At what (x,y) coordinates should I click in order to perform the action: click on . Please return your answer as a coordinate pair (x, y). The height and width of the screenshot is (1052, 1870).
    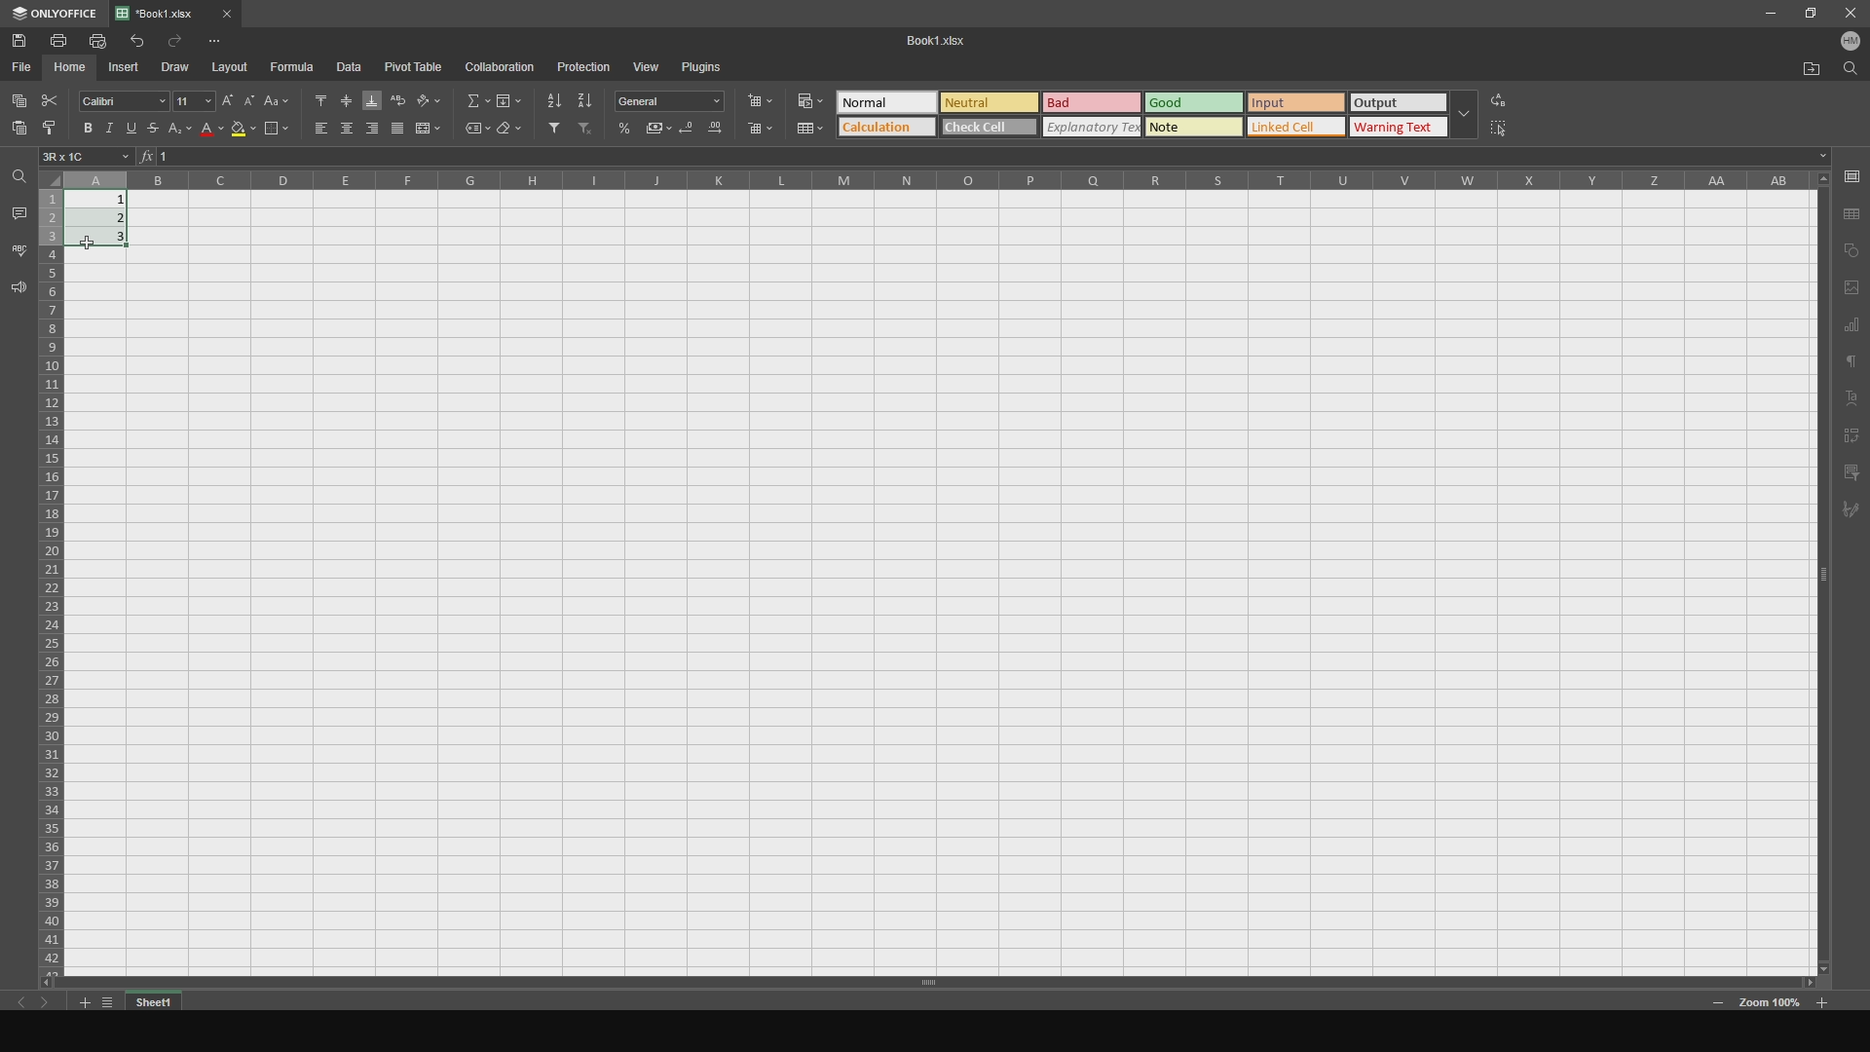
    Looking at the image, I should click on (183, 132).